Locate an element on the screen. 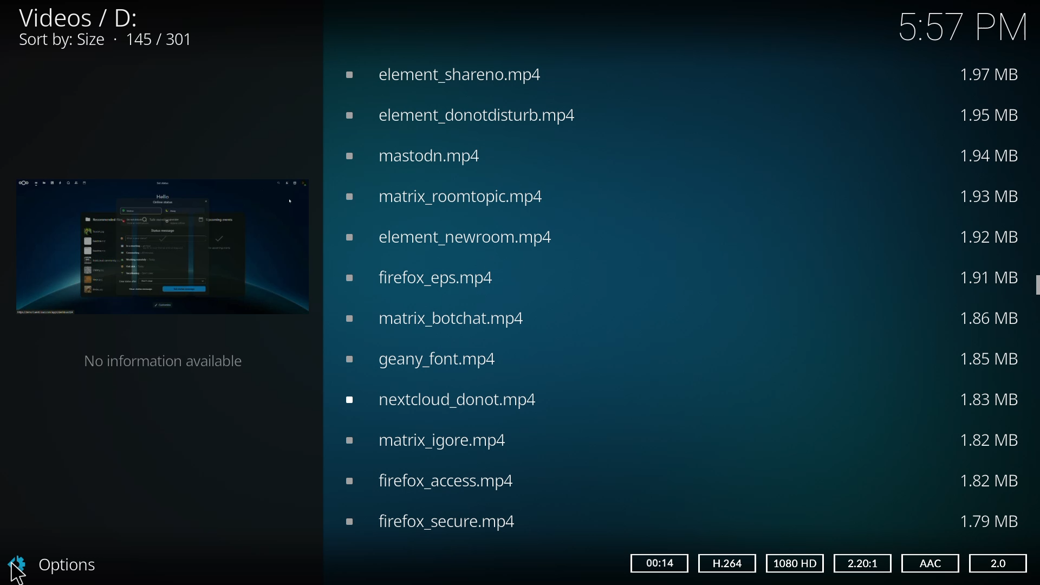 Image resolution: width=1040 pixels, height=585 pixels. size is located at coordinates (989, 115).